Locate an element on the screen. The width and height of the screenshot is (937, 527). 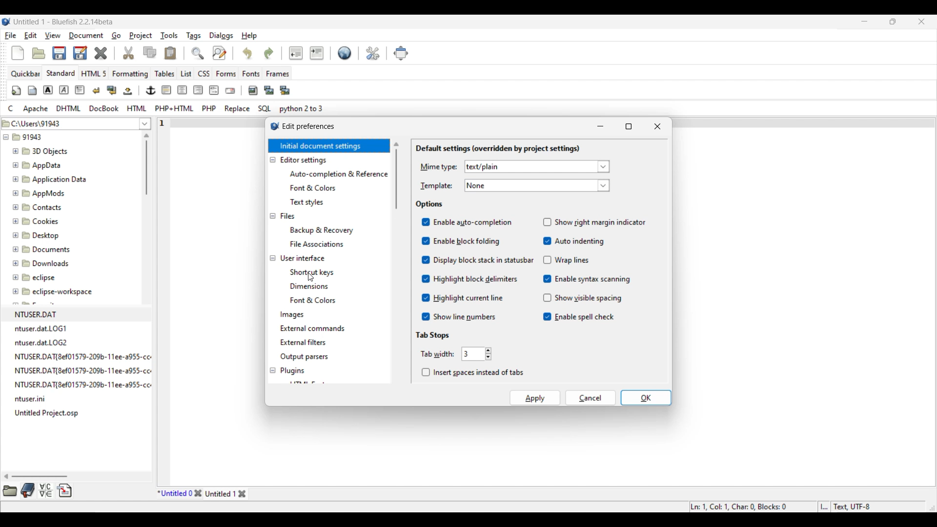
User interface setting is located at coordinates (303, 258).